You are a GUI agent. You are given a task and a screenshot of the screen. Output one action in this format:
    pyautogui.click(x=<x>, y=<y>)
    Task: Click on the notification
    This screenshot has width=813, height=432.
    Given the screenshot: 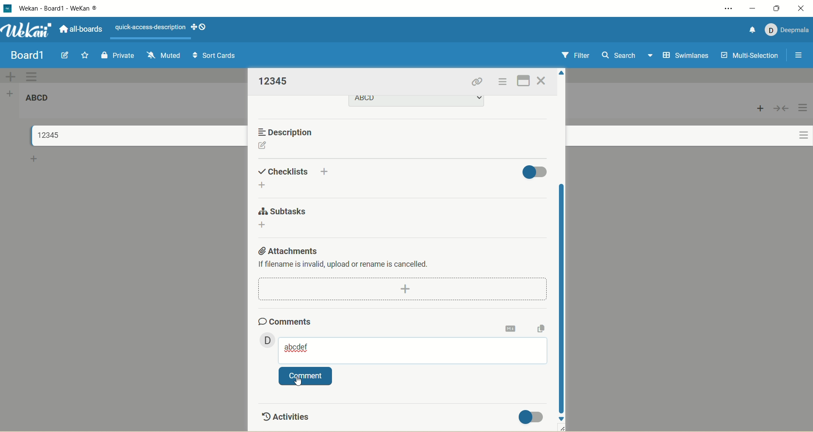 What is the action you would take?
    pyautogui.click(x=749, y=29)
    